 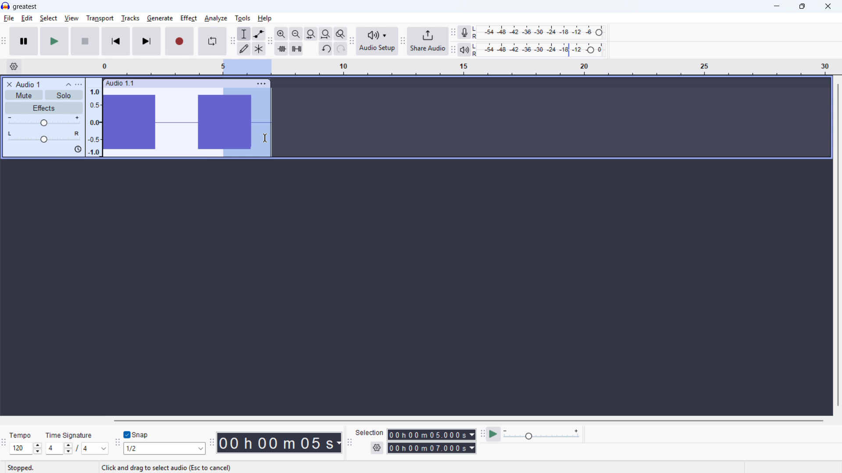 What do you see at coordinates (243, 18) in the screenshot?
I see `tools` at bounding box center [243, 18].